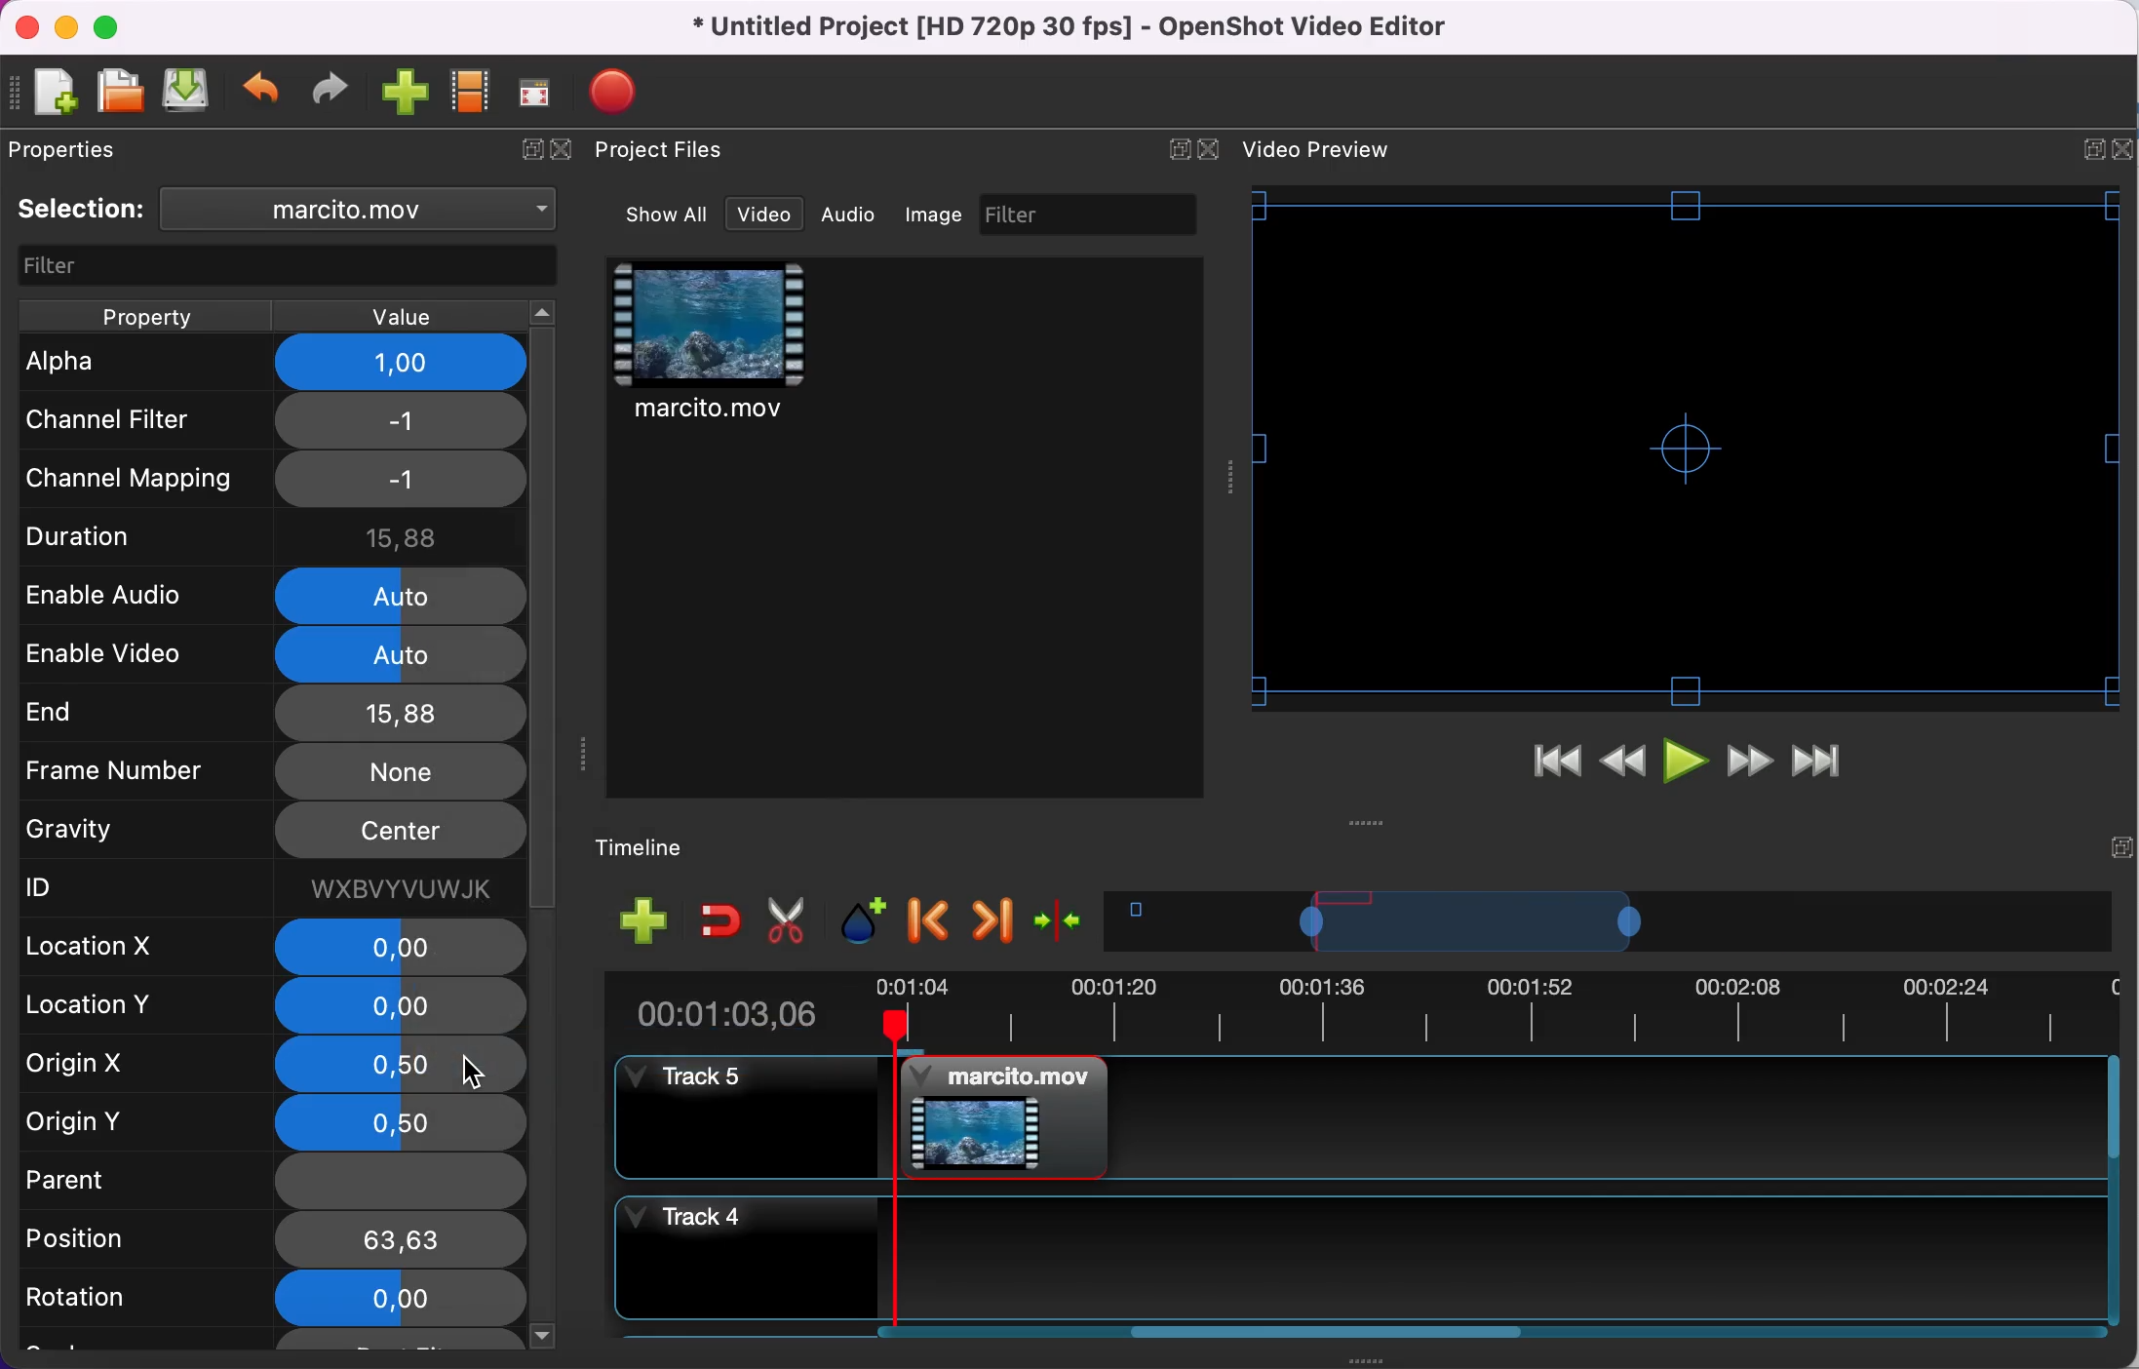 The image size is (2139, 1369). Describe the element at coordinates (277, 363) in the screenshot. I see `alpha 1` at that location.